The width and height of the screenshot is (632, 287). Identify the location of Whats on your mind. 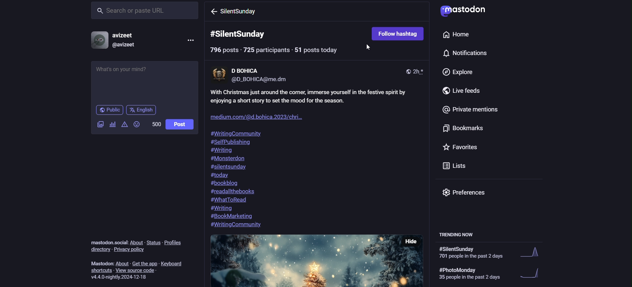
(145, 82).